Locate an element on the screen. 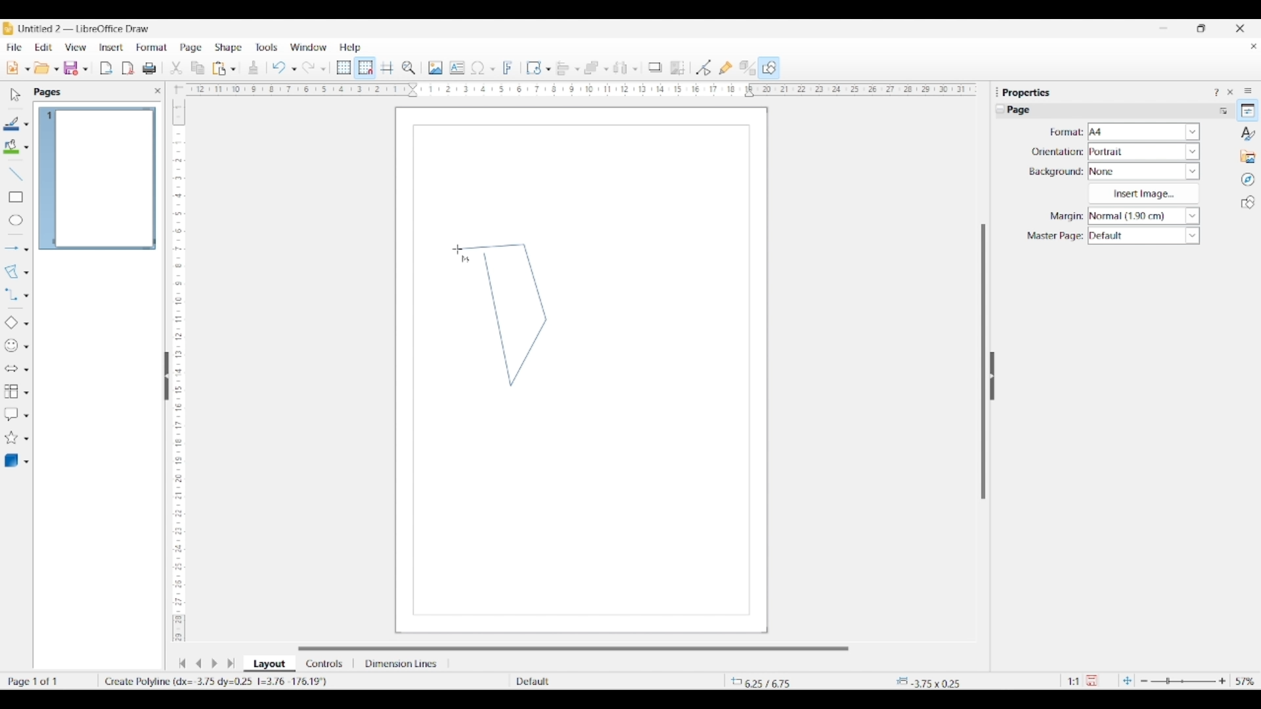 The width and height of the screenshot is (1261, 709). Indicates margin settings is located at coordinates (1065, 217).